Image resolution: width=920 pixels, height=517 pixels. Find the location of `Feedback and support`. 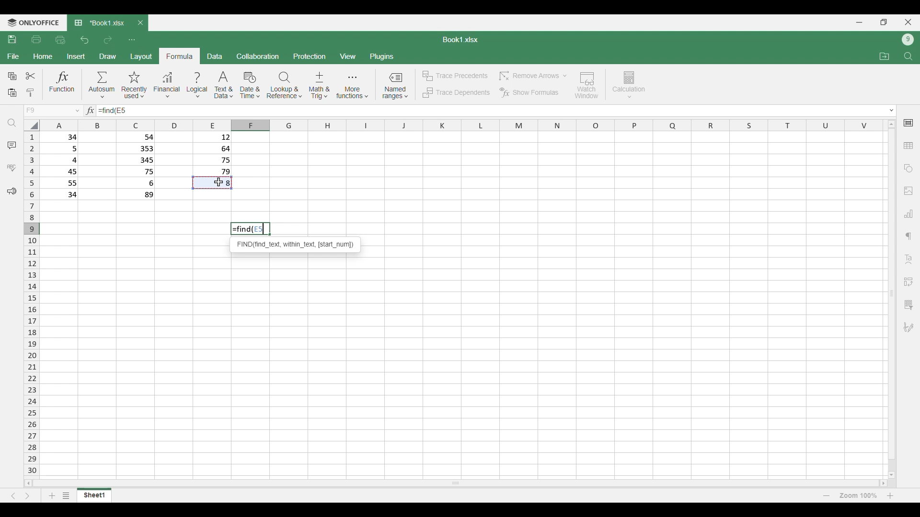

Feedback and support is located at coordinates (11, 191).